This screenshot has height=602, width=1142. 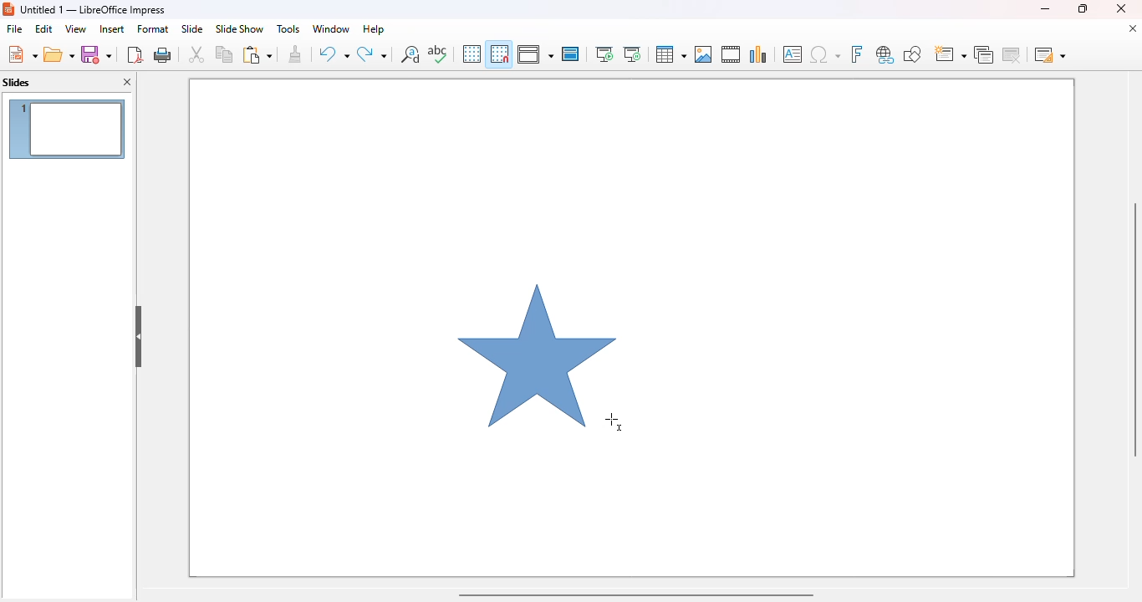 What do you see at coordinates (1044, 8) in the screenshot?
I see `minimize` at bounding box center [1044, 8].